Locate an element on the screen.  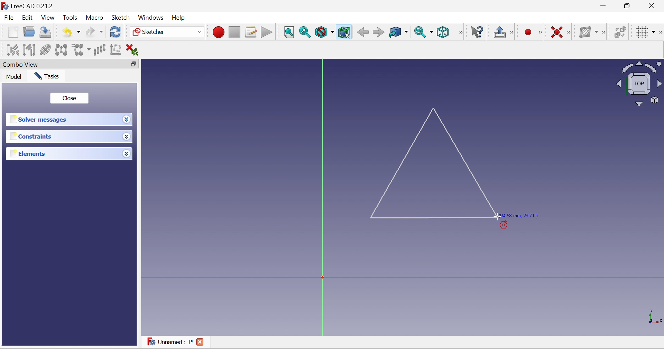
Solver messages is located at coordinates (63, 120).